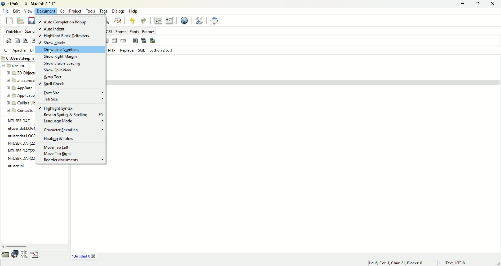 Image resolution: width=501 pixels, height=266 pixels. Describe the element at coordinates (32, 21) in the screenshot. I see `save current file` at that location.